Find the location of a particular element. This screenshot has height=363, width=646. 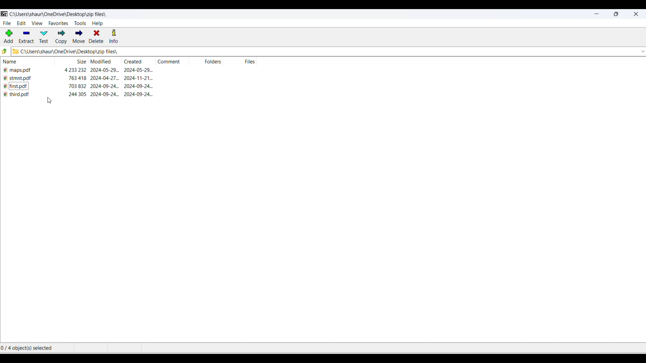

created is located at coordinates (137, 62).